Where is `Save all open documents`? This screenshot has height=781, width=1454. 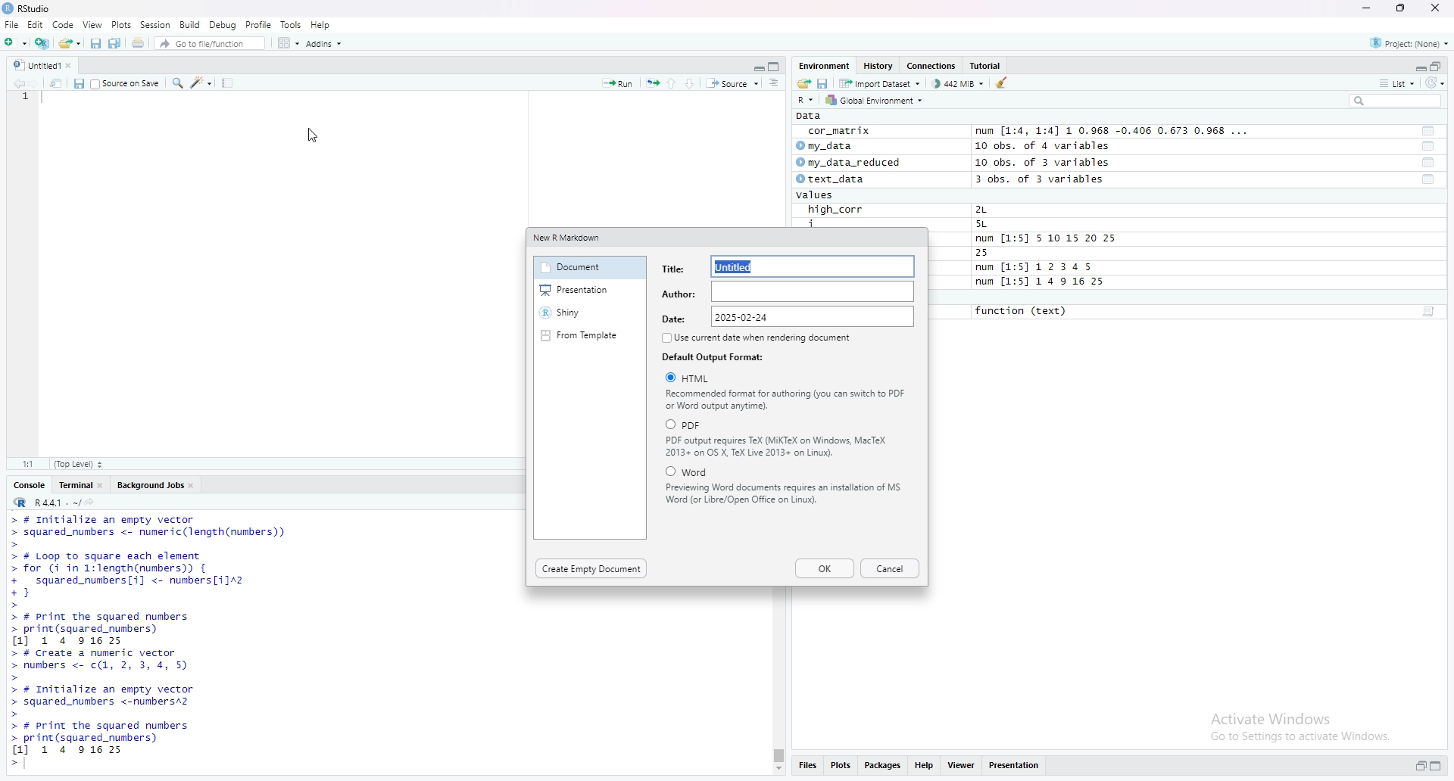
Save all open documents is located at coordinates (116, 42).